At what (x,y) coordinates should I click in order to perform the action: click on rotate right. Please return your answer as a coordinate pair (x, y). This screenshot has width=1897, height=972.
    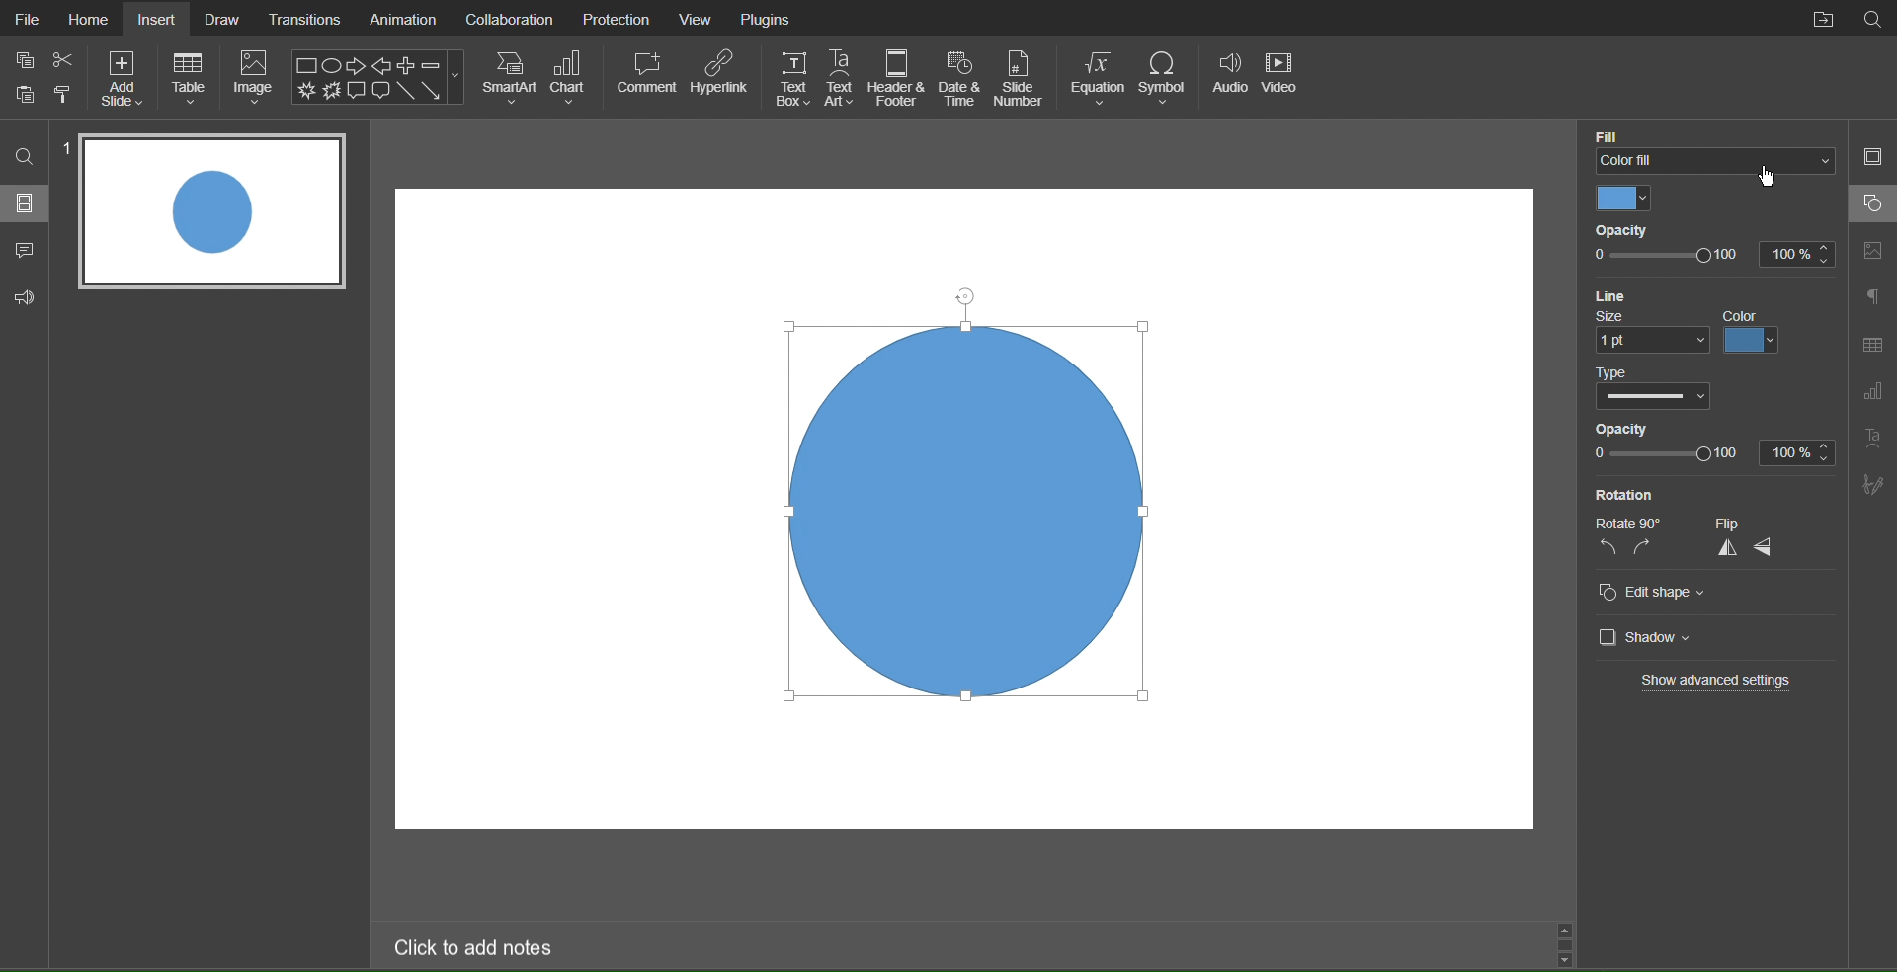
    Looking at the image, I should click on (1642, 548).